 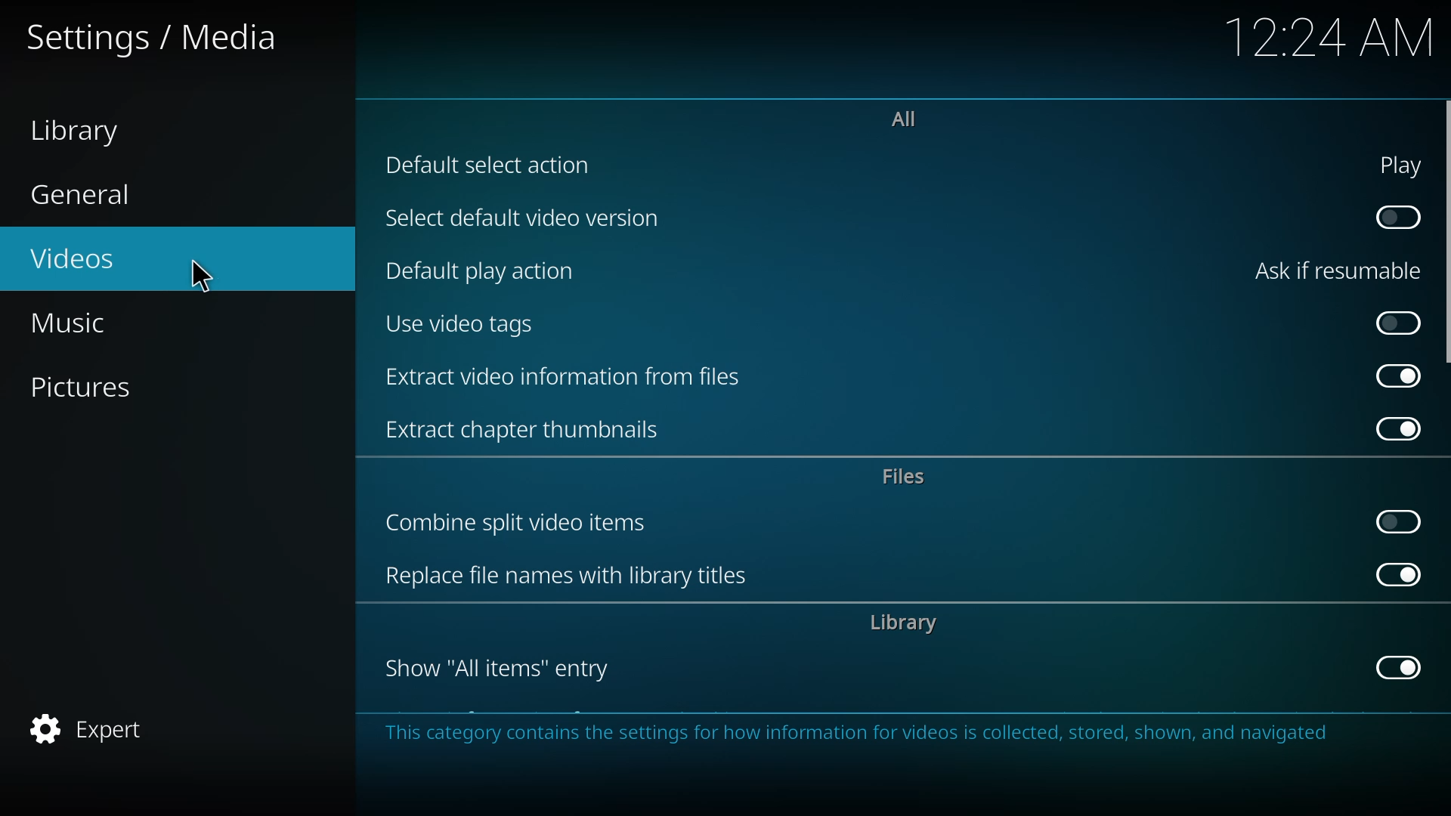 What do you see at coordinates (905, 116) in the screenshot?
I see `all` at bounding box center [905, 116].